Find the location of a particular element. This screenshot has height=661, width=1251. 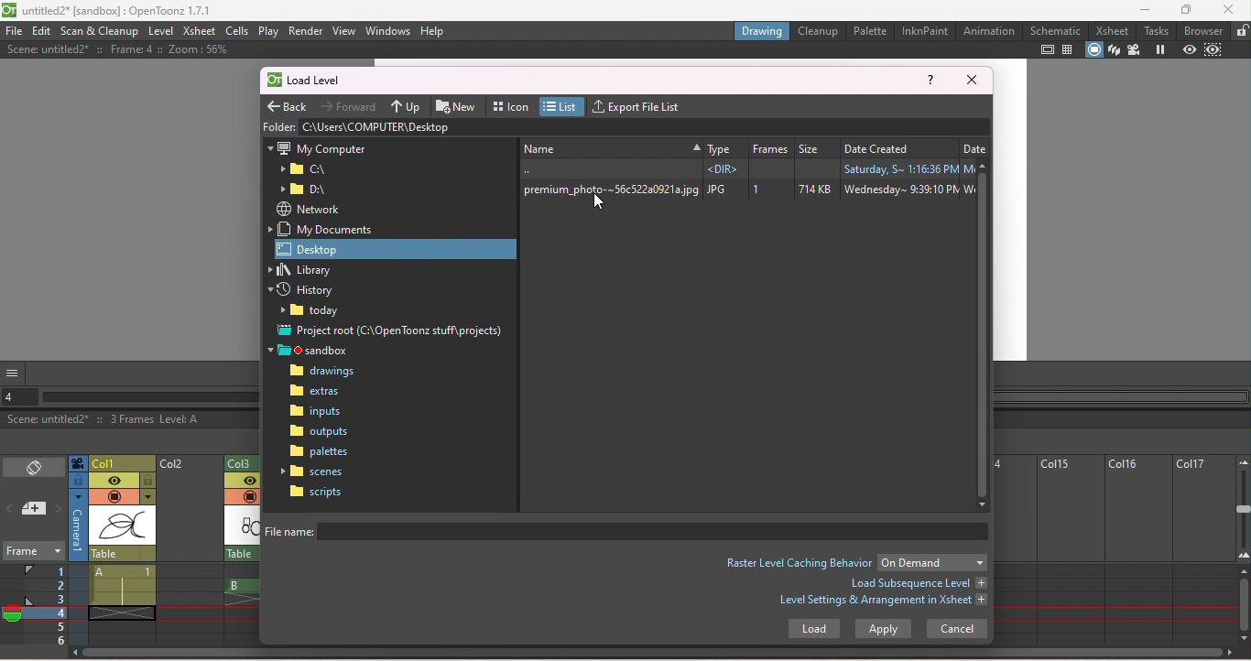

Next memo is located at coordinates (59, 510).